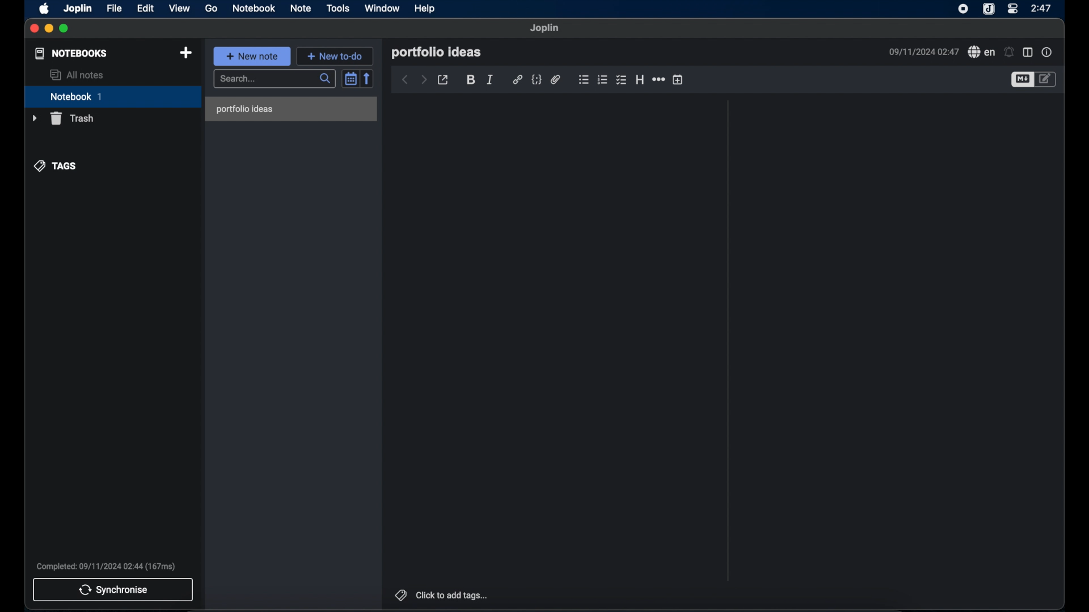 Image resolution: width=1089 pixels, height=612 pixels. I want to click on hyperlink, so click(517, 79).